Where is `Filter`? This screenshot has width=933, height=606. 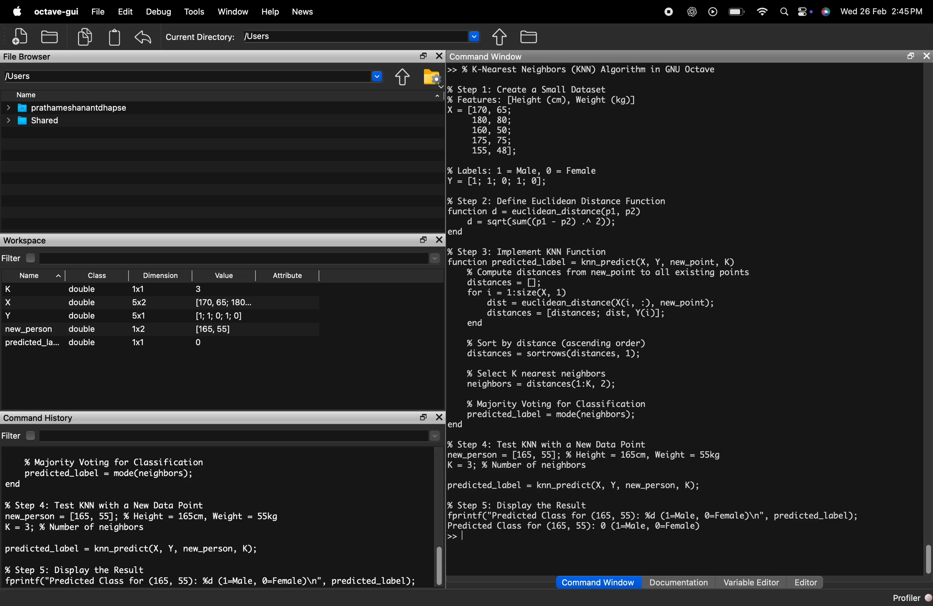
Filter is located at coordinates (14, 258).